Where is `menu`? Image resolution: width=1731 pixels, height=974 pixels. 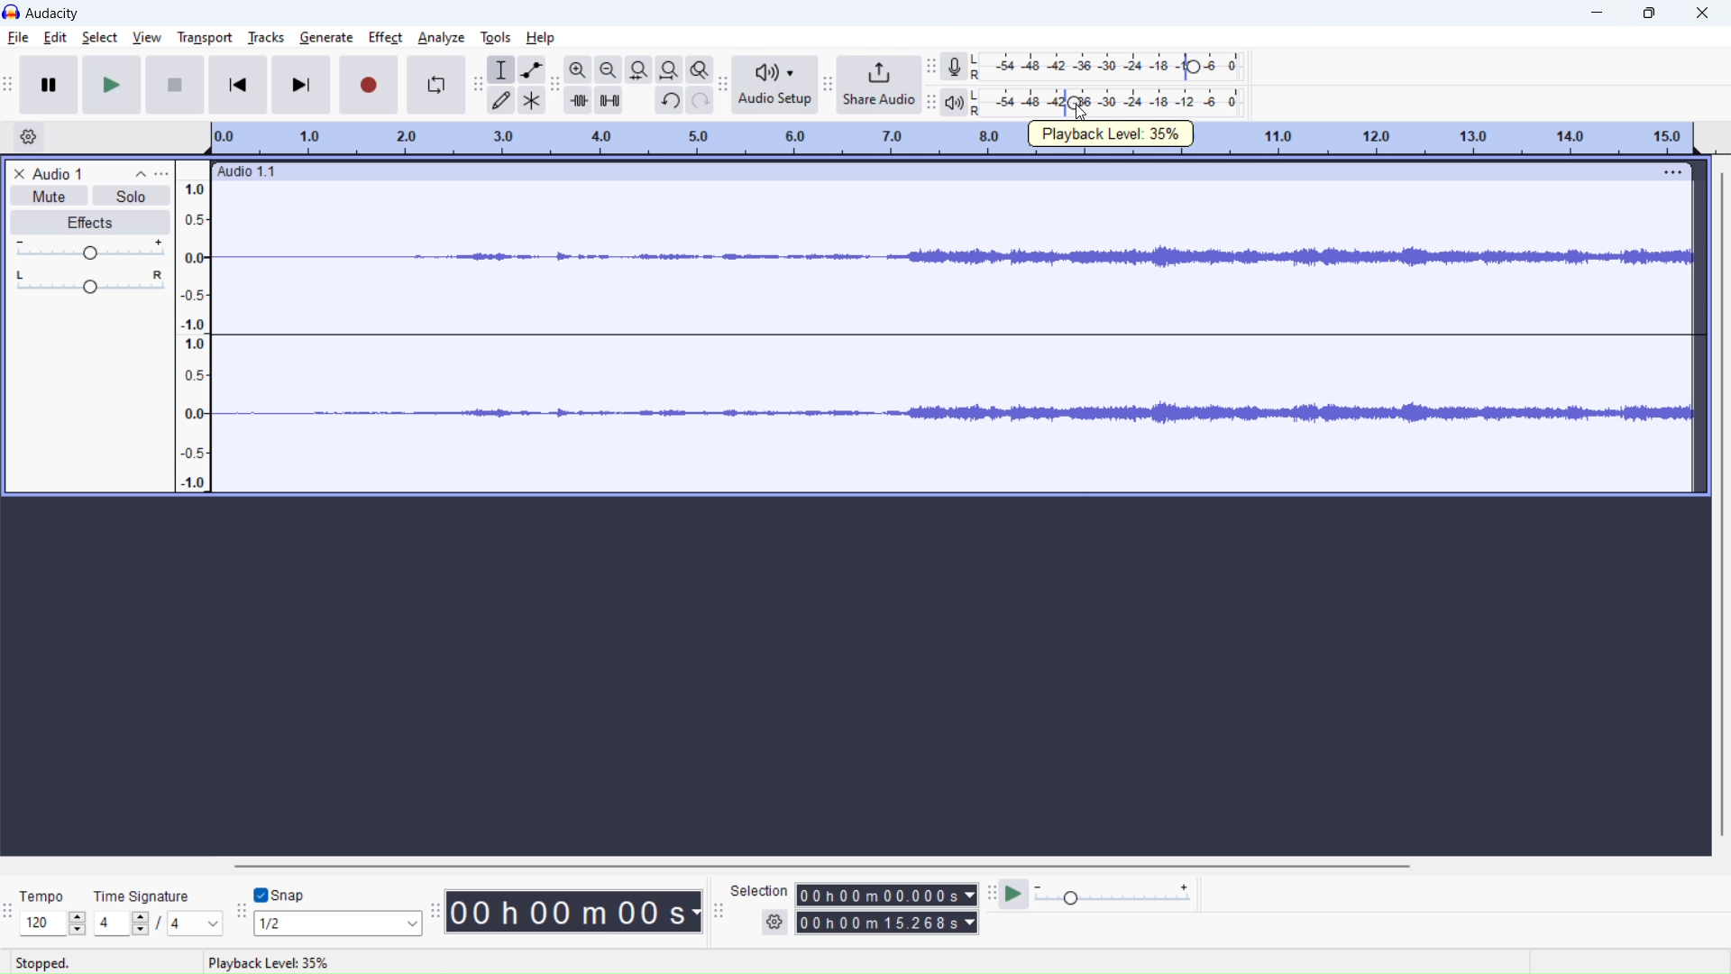
menu is located at coordinates (1674, 170).